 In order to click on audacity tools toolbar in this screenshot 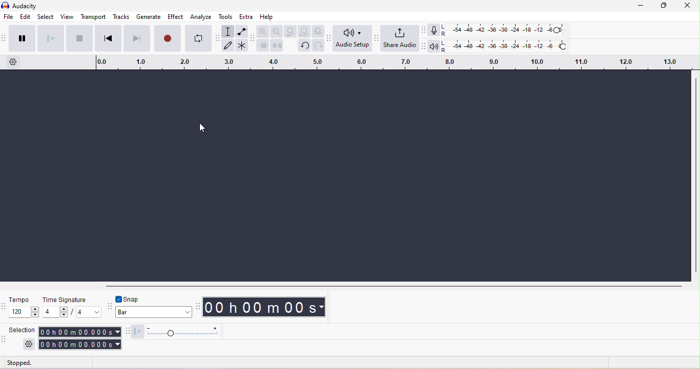, I will do `click(217, 39)`.